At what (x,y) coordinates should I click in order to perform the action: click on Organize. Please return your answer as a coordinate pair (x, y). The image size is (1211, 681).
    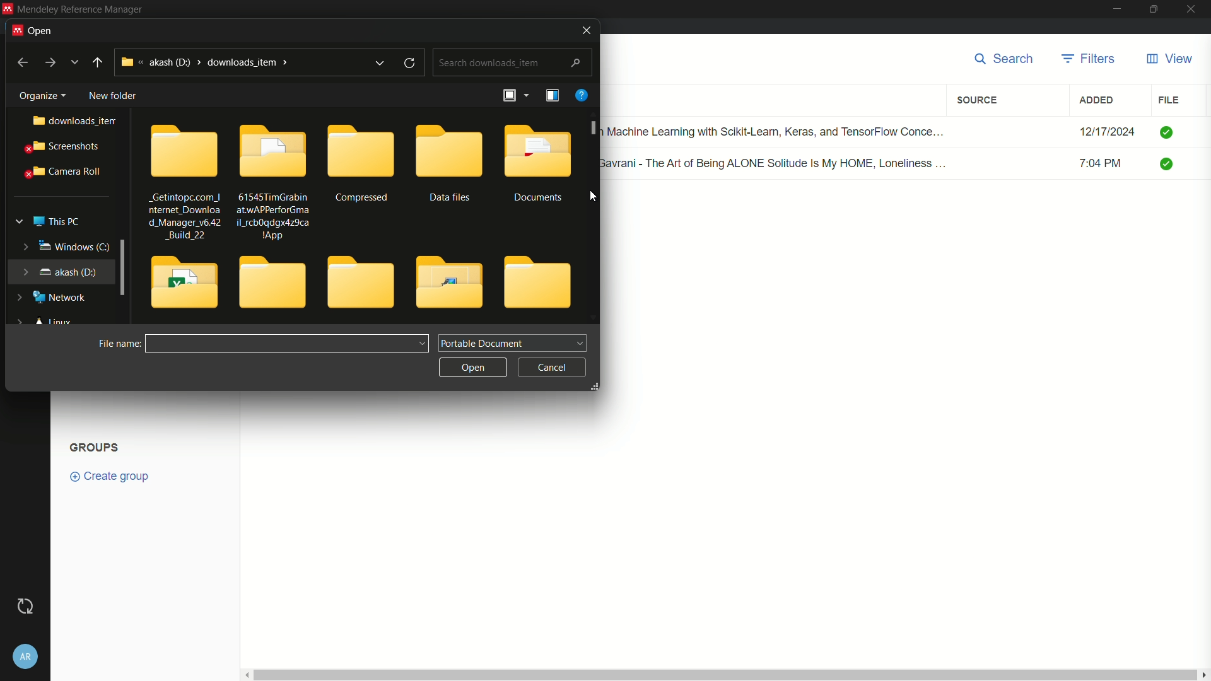
    Looking at the image, I should click on (38, 93).